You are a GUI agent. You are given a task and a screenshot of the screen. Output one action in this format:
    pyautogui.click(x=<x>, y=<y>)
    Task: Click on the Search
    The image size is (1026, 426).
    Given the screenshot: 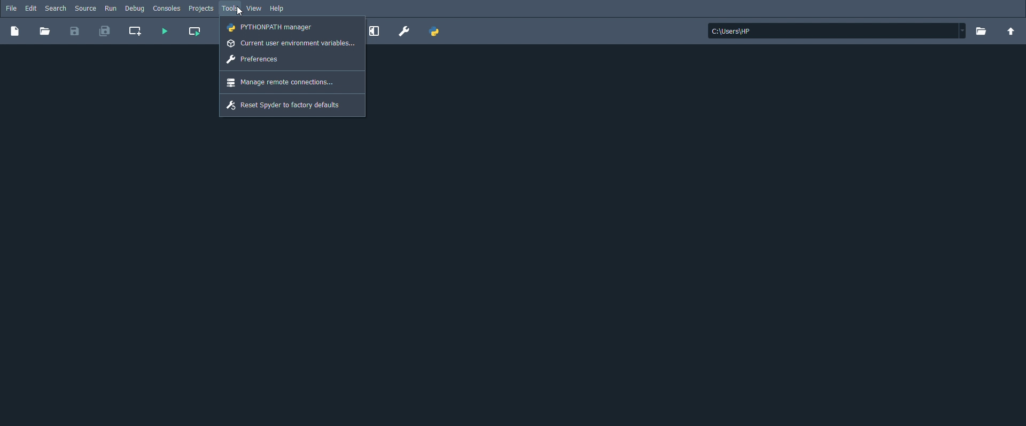 What is the action you would take?
    pyautogui.click(x=56, y=9)
    